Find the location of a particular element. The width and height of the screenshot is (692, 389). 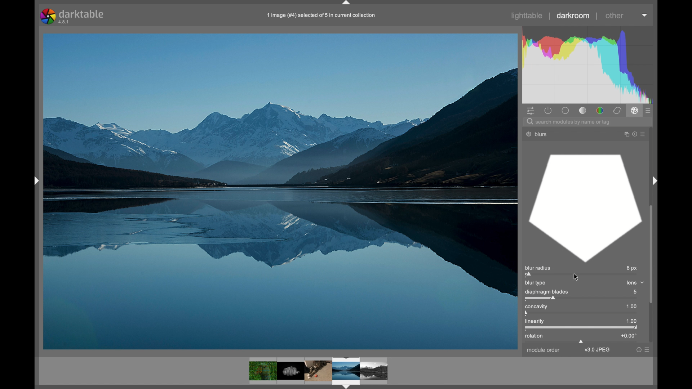

base is located at coordinates (566, 110).